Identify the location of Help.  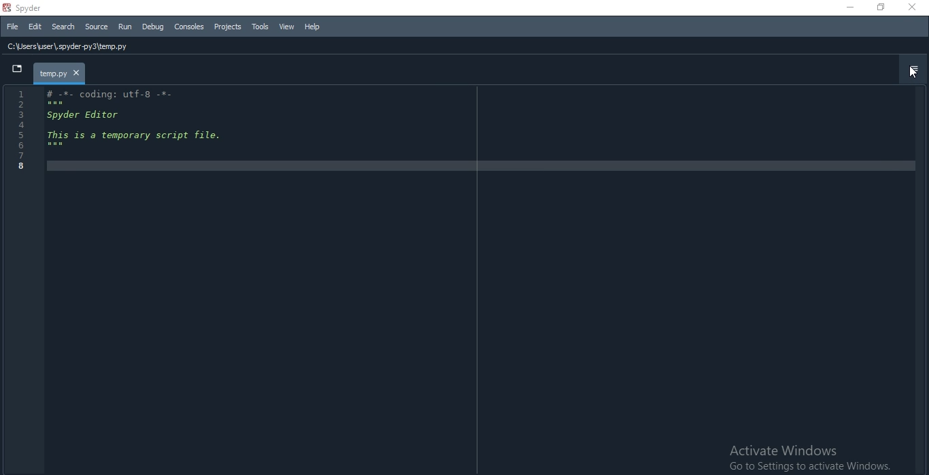
(313, 27).